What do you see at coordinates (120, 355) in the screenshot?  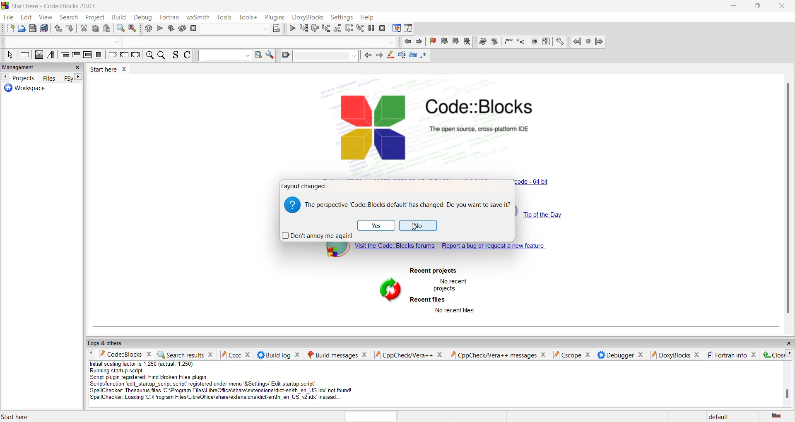 I see `codeblocks pane` at bounding box center [120, 355].